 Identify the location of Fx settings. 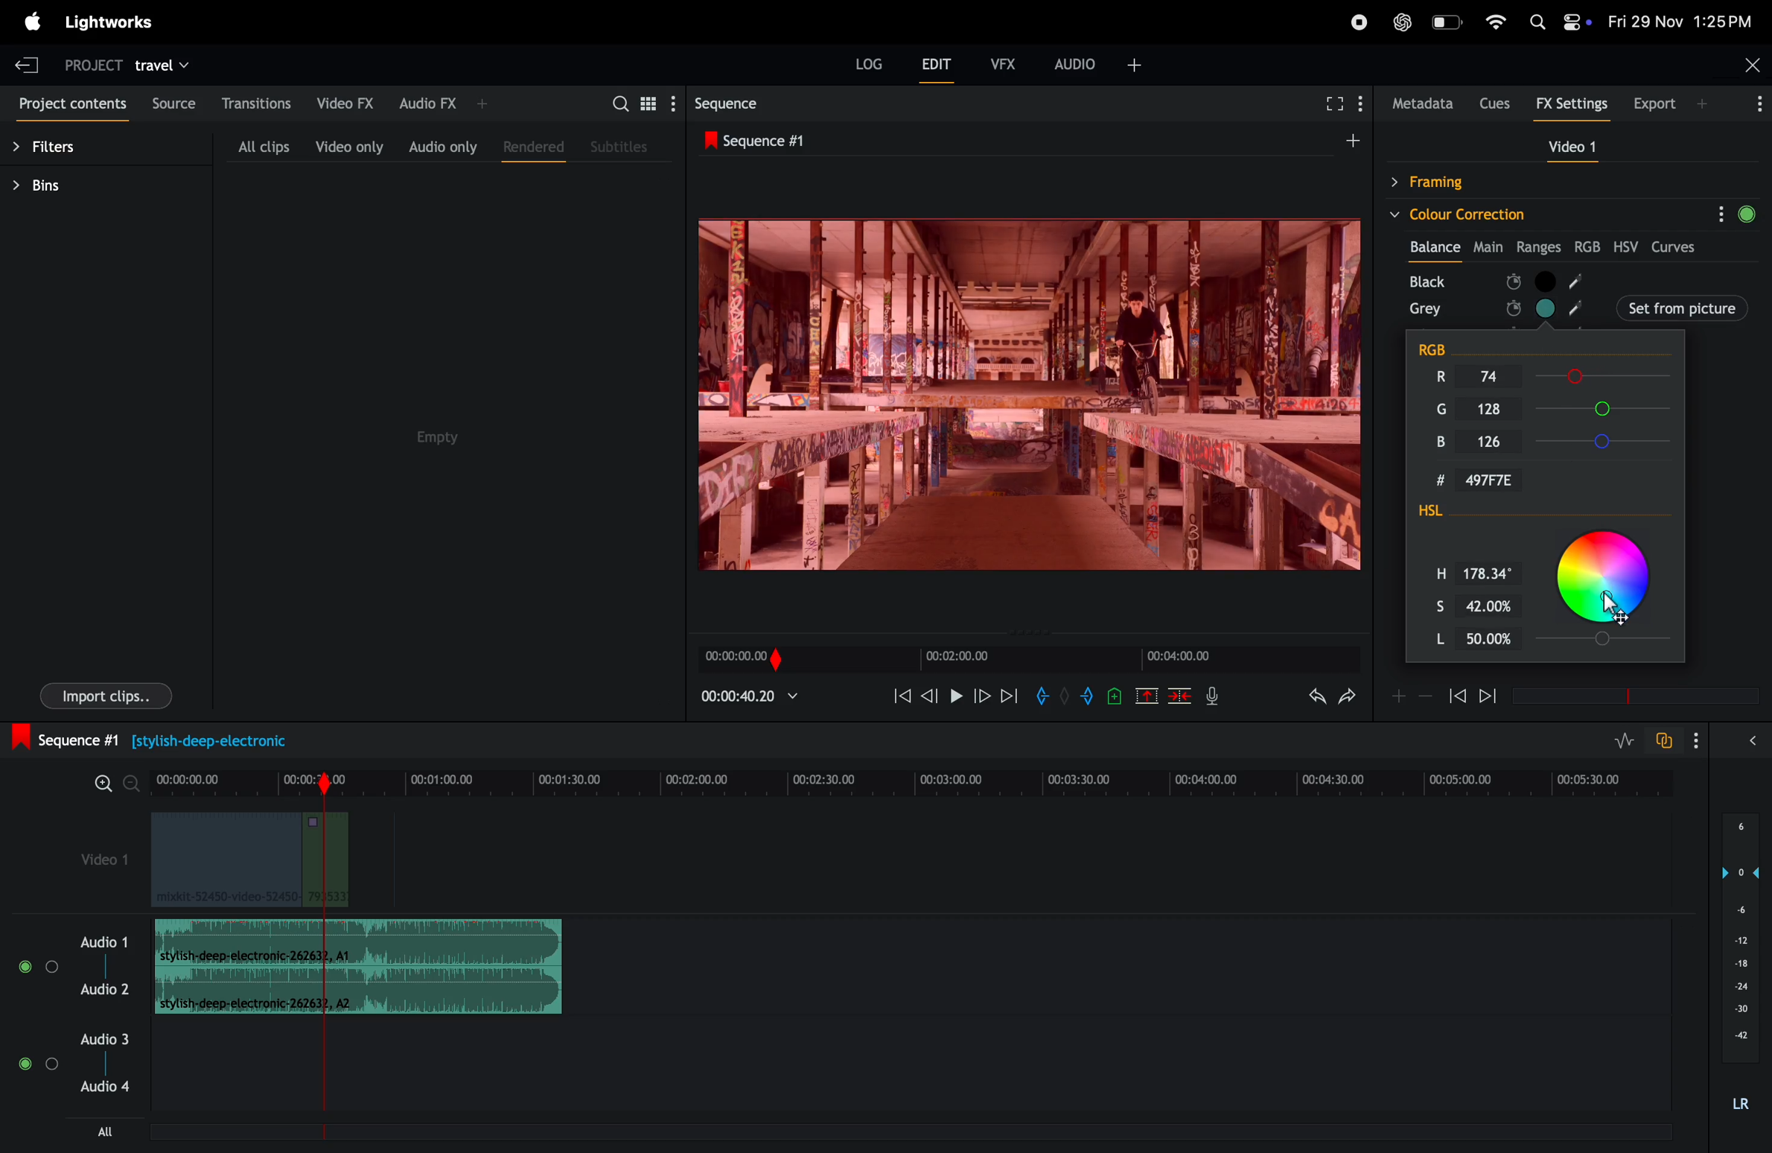
(1572, 106).